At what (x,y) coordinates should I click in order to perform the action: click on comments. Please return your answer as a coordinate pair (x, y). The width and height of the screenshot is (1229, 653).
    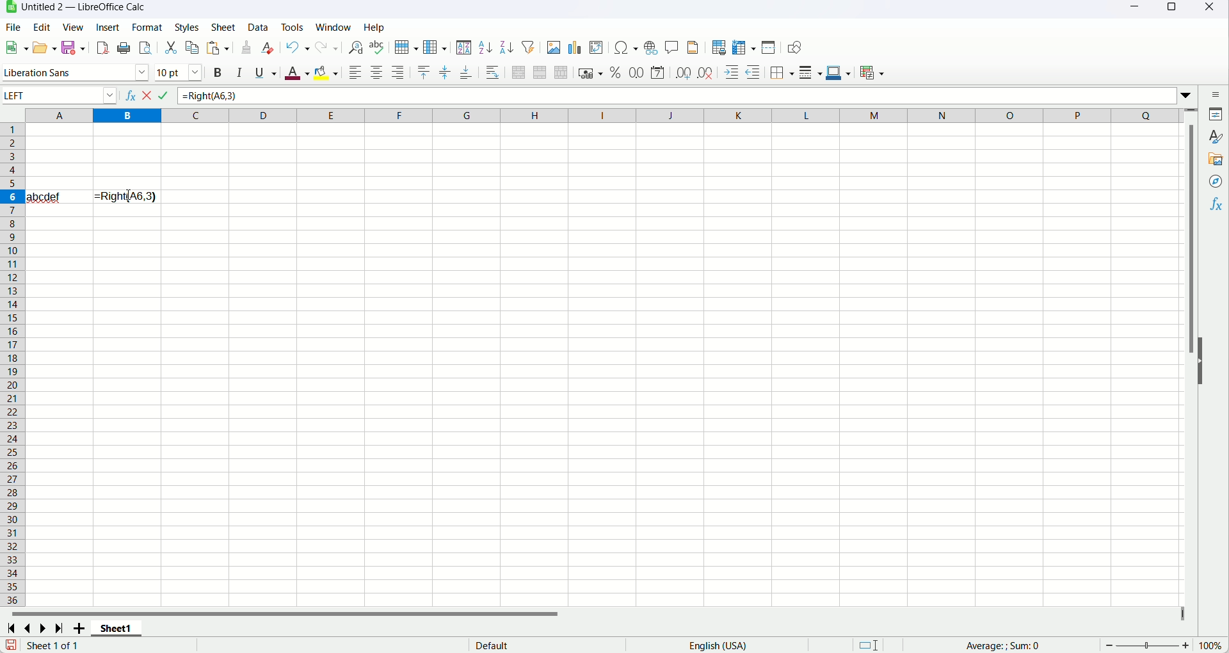
    Looking at the image, I should click on (672, 49).